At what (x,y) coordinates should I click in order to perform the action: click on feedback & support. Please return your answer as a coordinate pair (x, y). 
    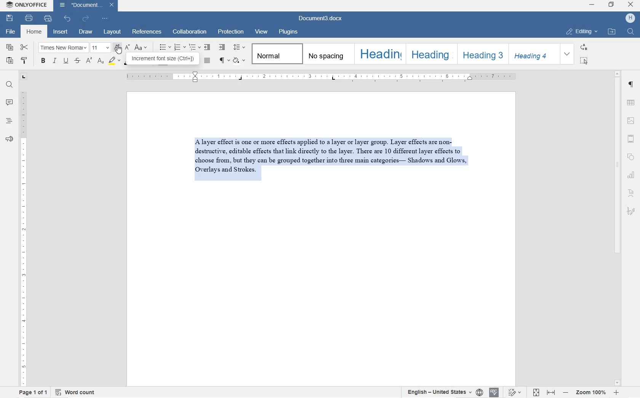
    Looking at the image, I should click on (10, 139).